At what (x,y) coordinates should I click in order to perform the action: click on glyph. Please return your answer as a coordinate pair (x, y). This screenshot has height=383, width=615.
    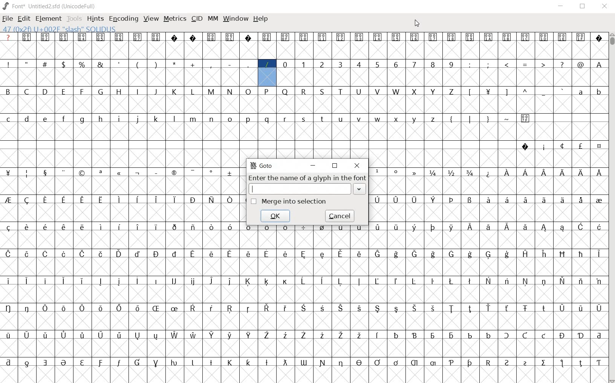
    Looking at the image, I should click on (230, 335).